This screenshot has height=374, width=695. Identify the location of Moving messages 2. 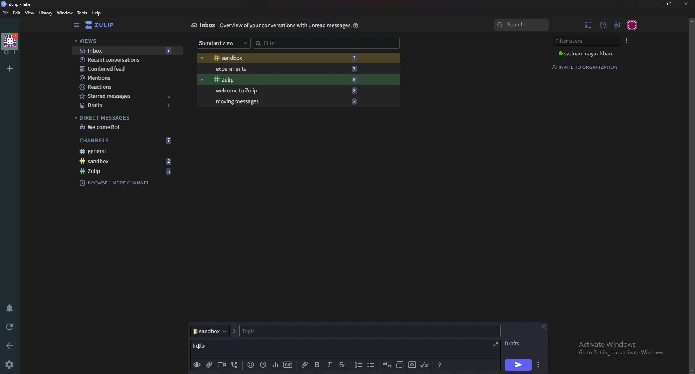
(285, 100).